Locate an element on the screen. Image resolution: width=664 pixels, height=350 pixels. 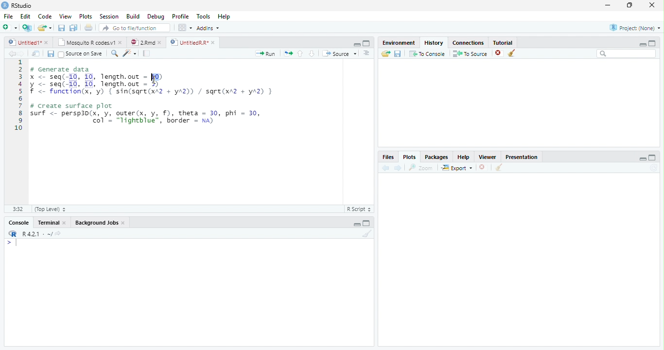
Open recent files is located at coordinates (51, 28).